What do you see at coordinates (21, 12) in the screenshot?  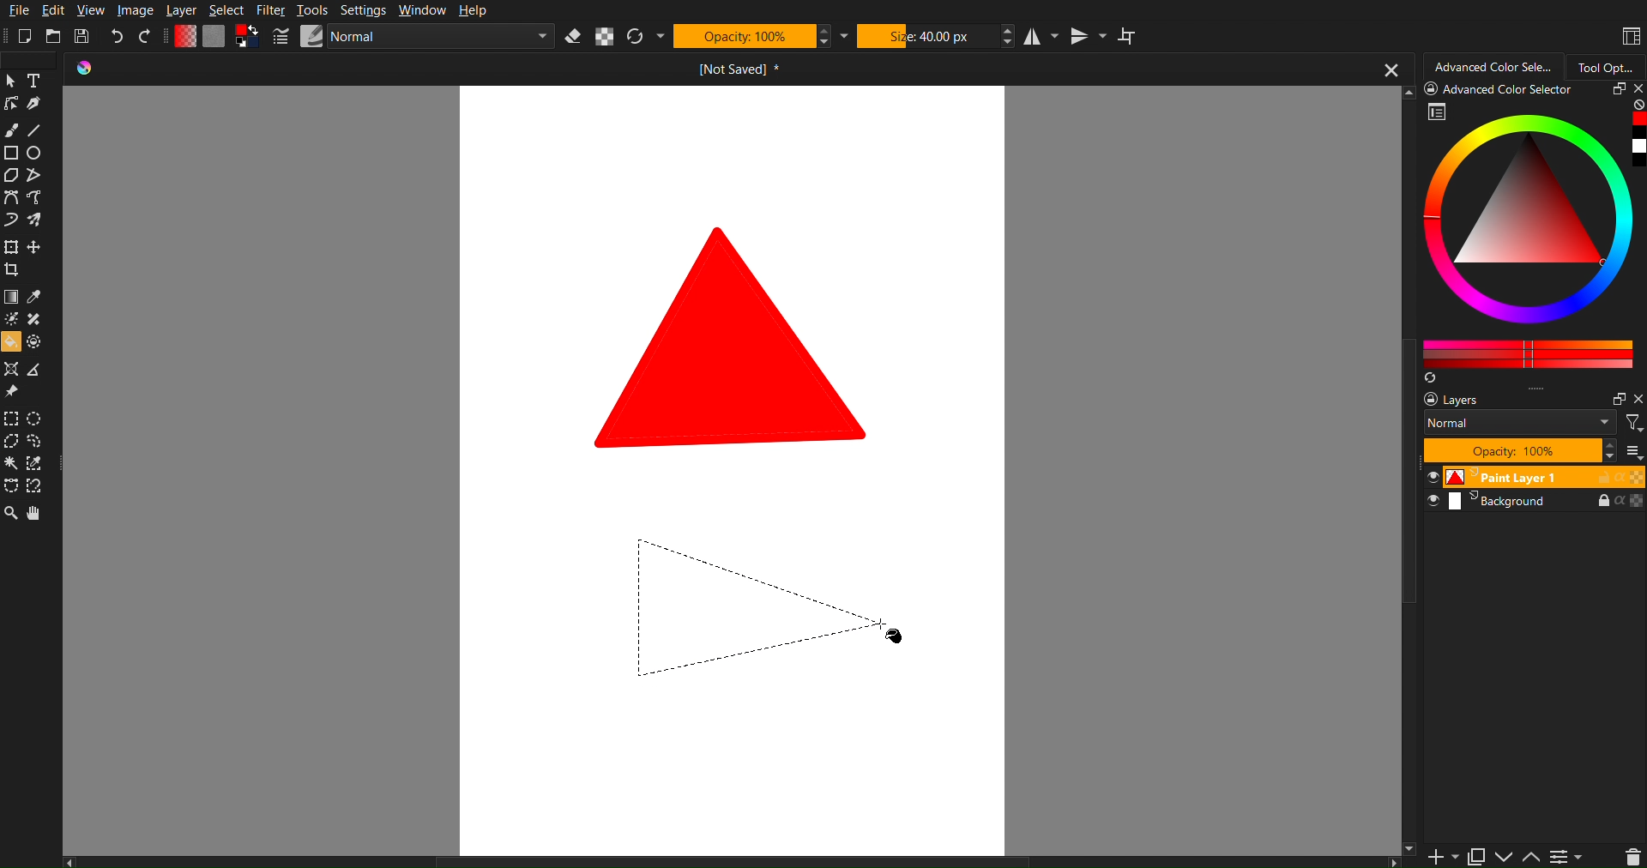 I see `File` at bounding box center [21, 12].